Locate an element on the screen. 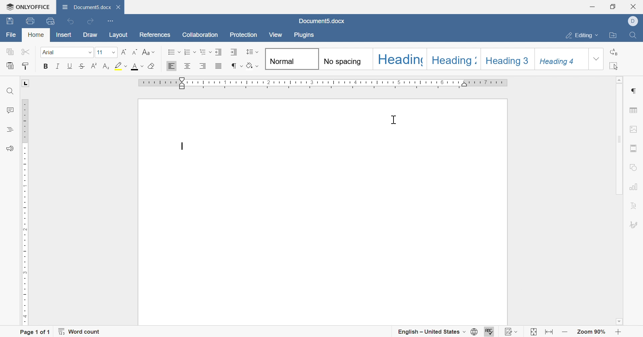  cut is located at coordinates (28, 52).